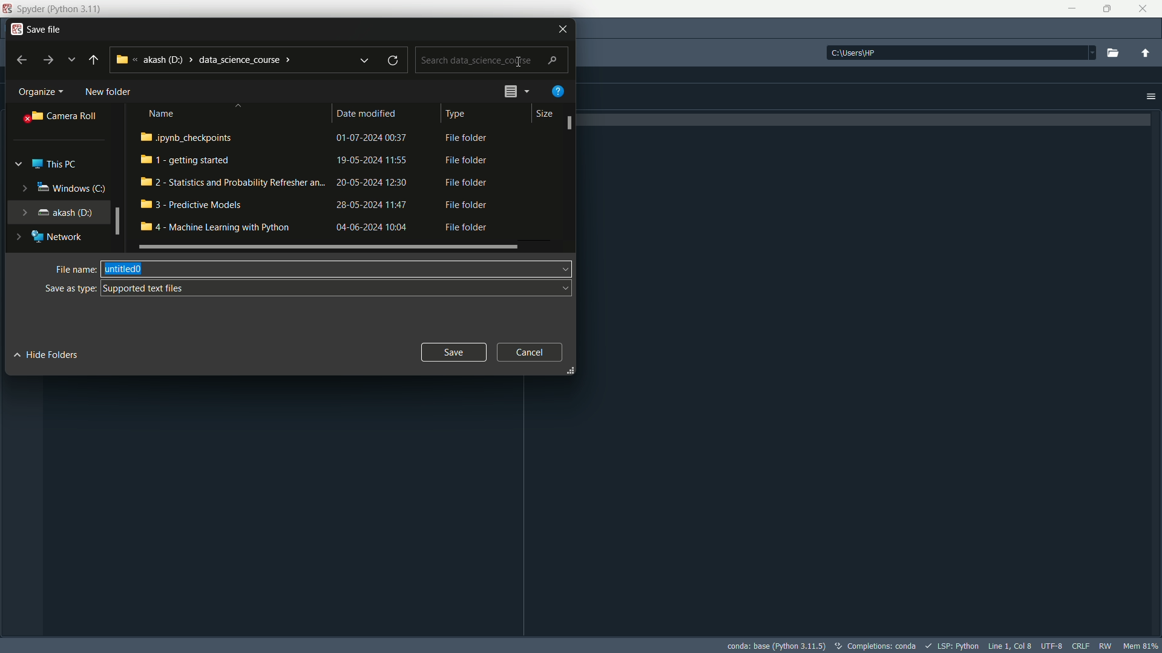 This screenshot has height=653, width=1162. What do you see at coordinates (22, 60) in the screenshot?
I see `backward` at bounding box center [22, 60].